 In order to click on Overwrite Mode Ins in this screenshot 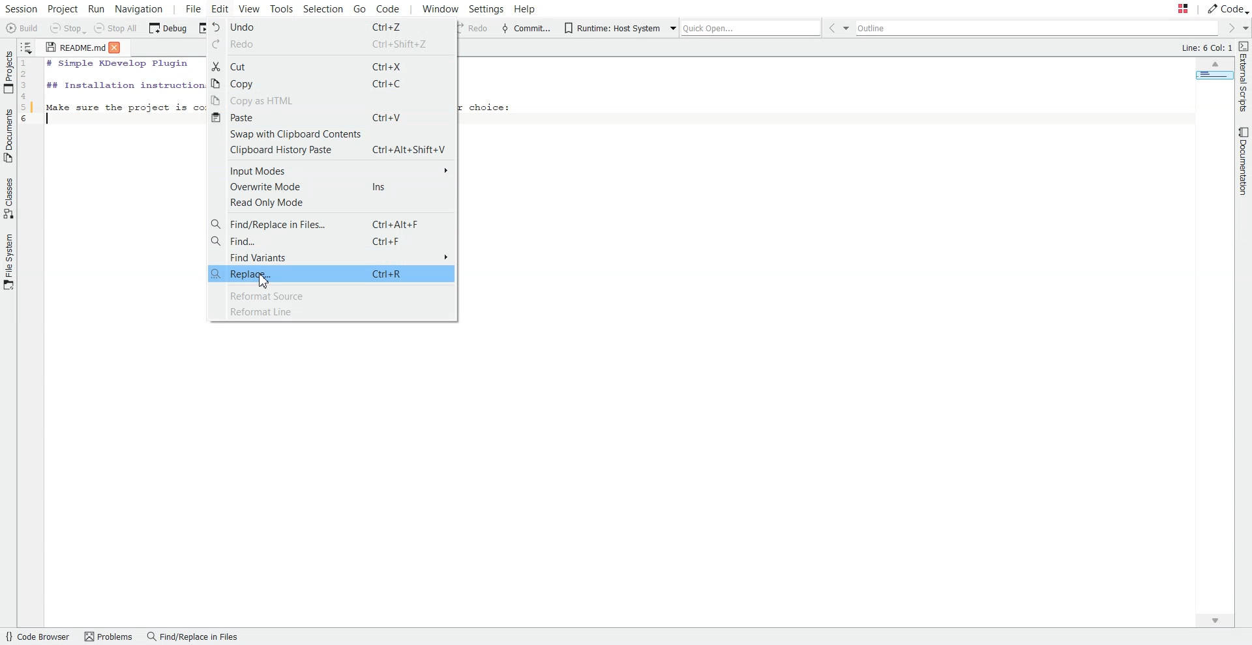, I will do `click(332, 187)`.